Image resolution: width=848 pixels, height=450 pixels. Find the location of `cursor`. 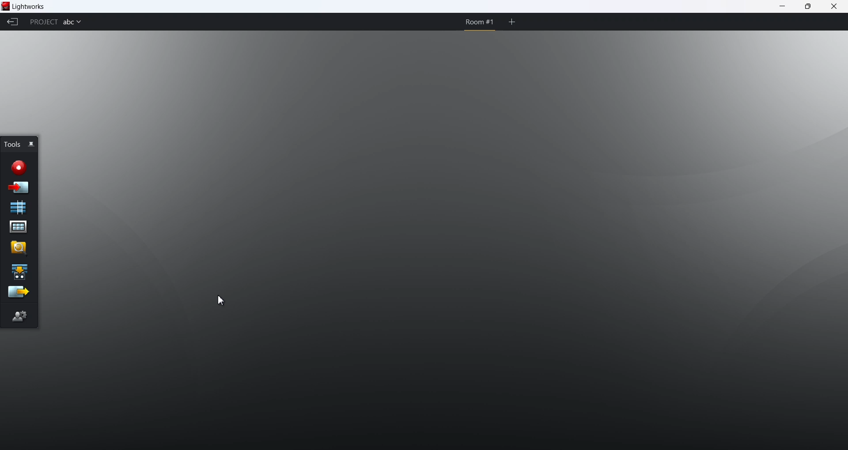

cursor is located at coordinates (221, 301).